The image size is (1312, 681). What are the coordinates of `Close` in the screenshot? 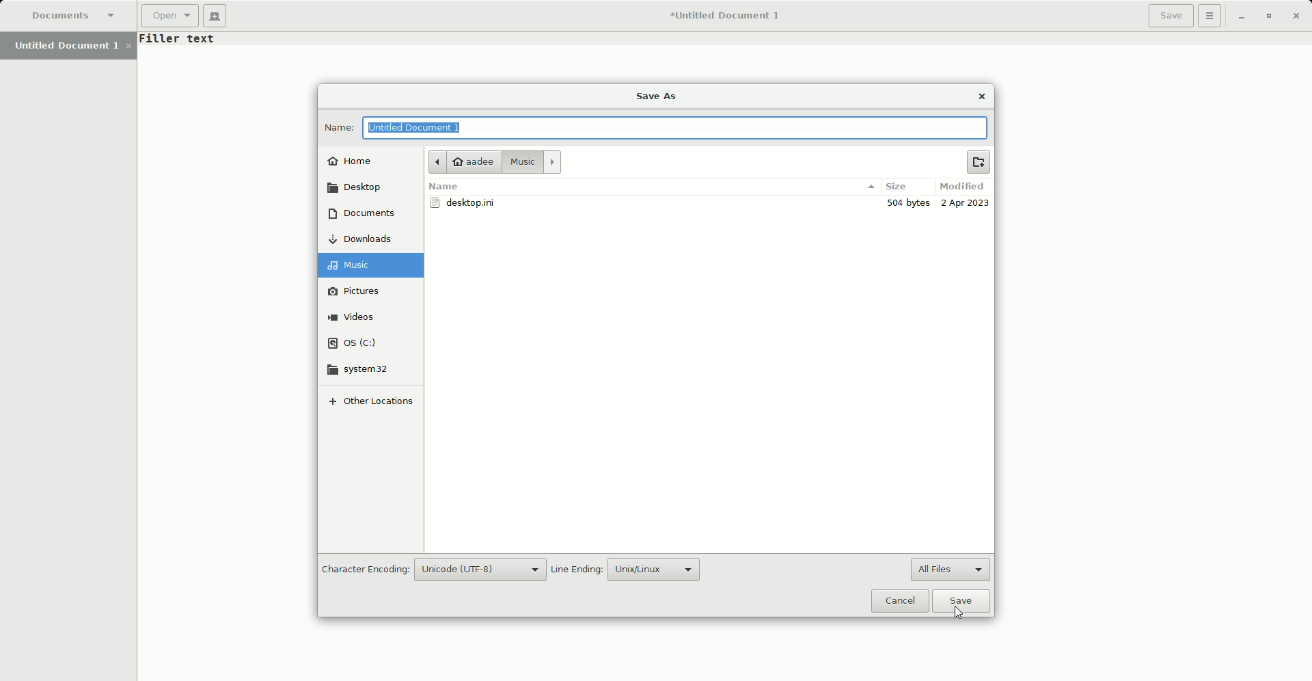 It's located at (981, 97).